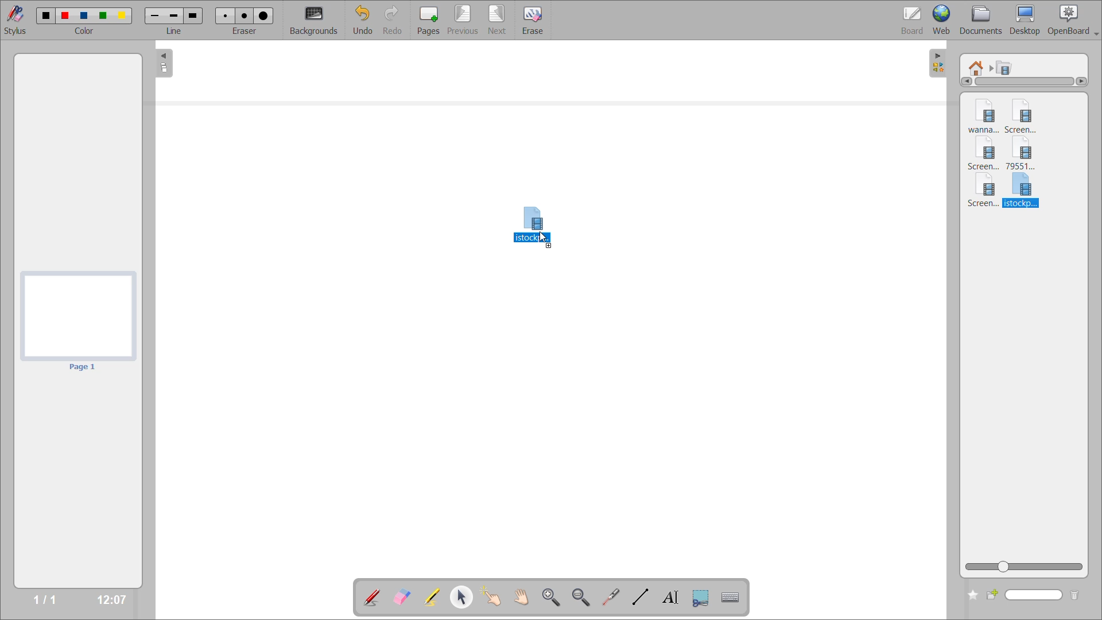 Image resolution: width=1102 pixels, height=620 pixels. Describe the element at coordinates (87, 32) in the screenshot. I see `color ` at that location.